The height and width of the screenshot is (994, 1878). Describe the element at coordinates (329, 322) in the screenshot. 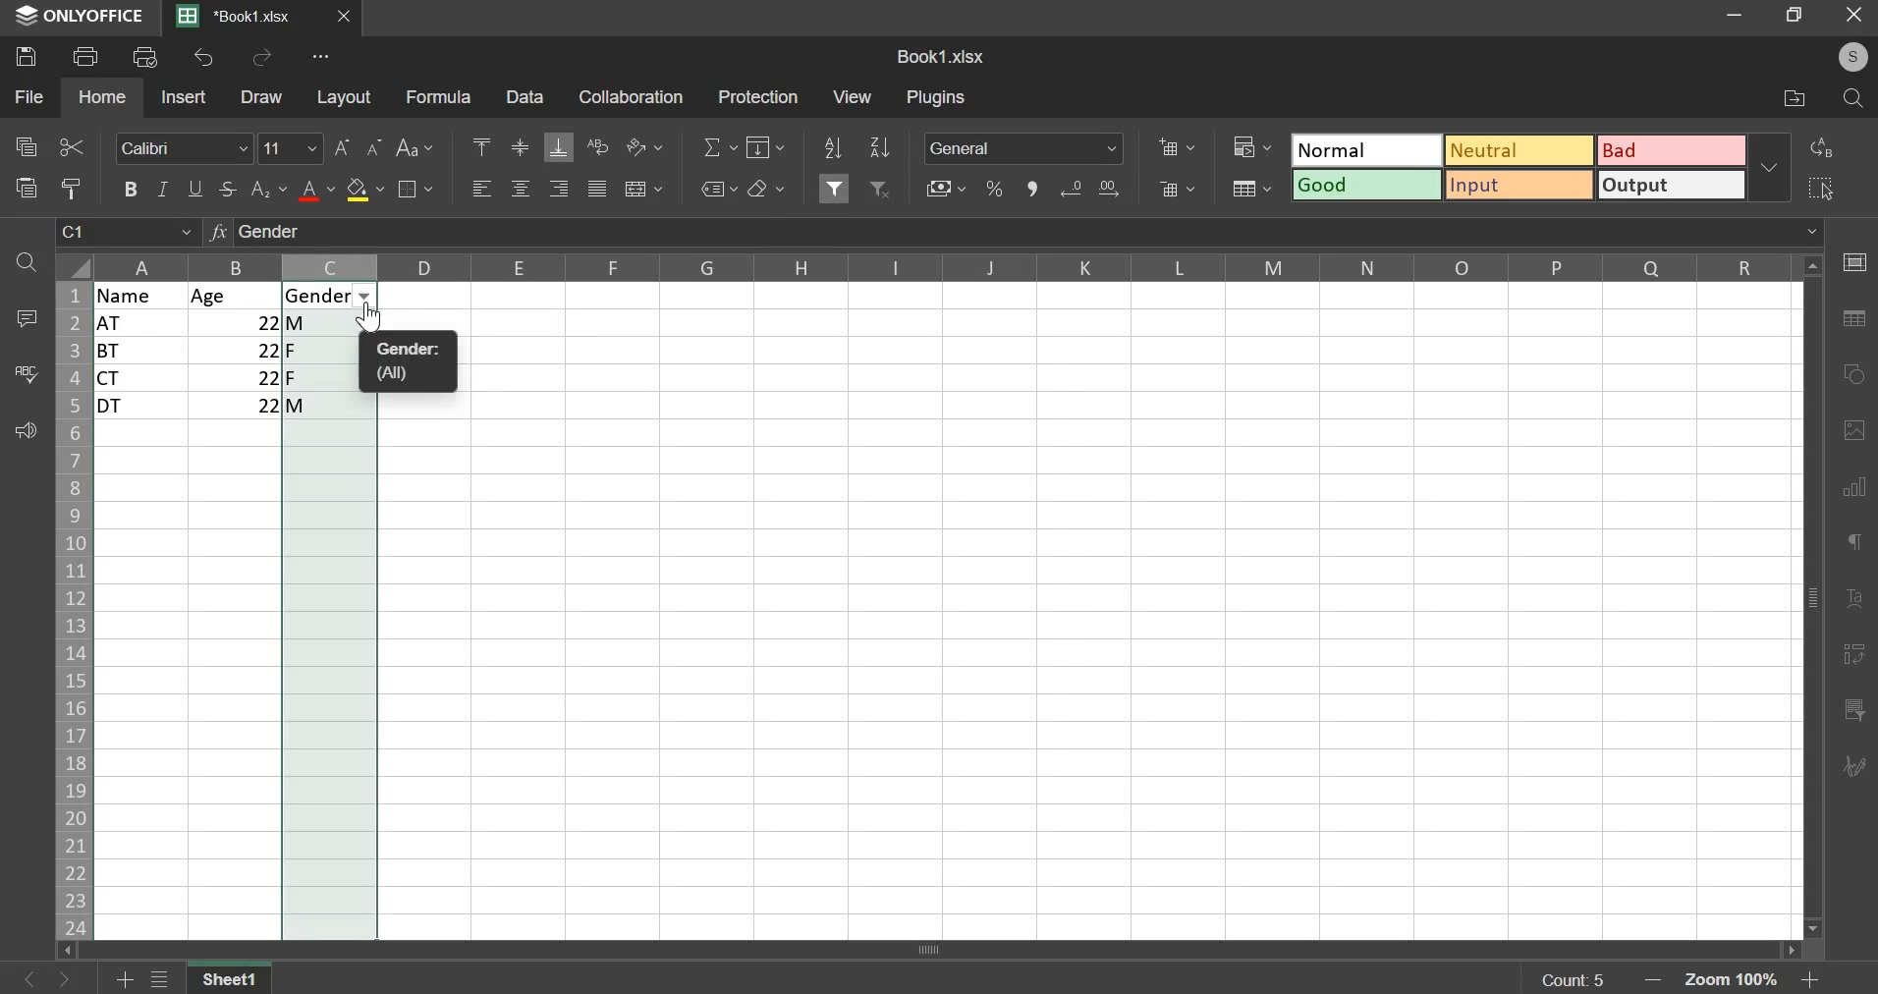

I see `m` at that location.